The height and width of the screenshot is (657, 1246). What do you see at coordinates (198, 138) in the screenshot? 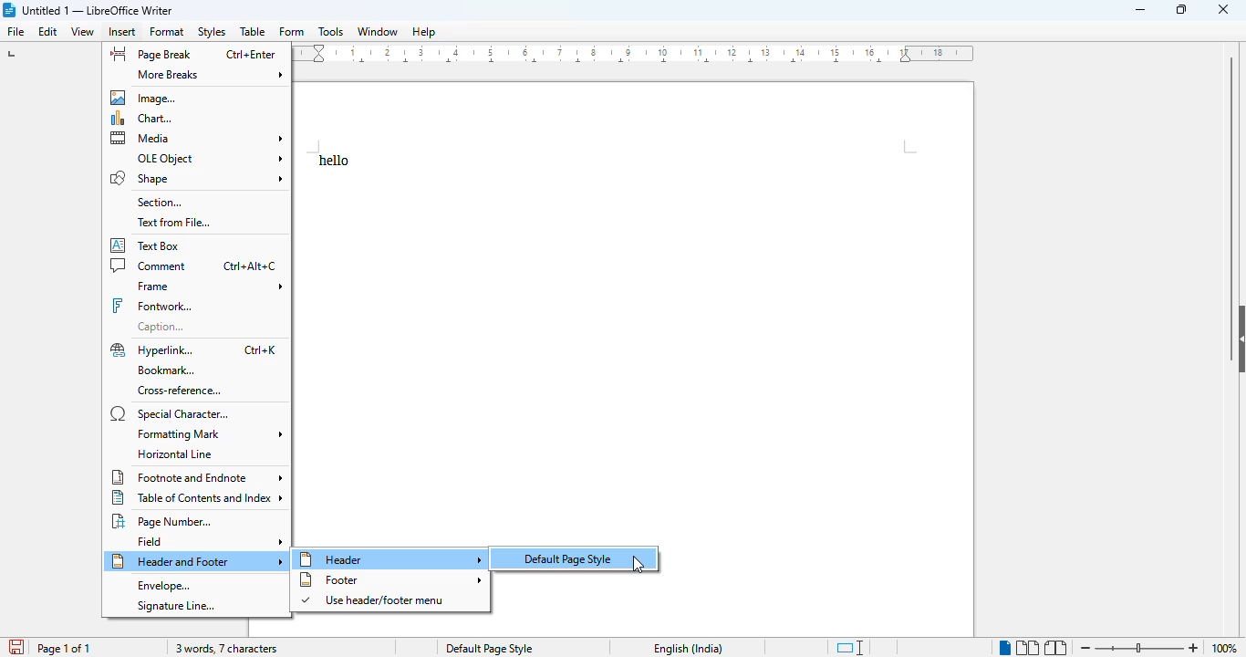
I see `media` at bounding box center [198, 138].